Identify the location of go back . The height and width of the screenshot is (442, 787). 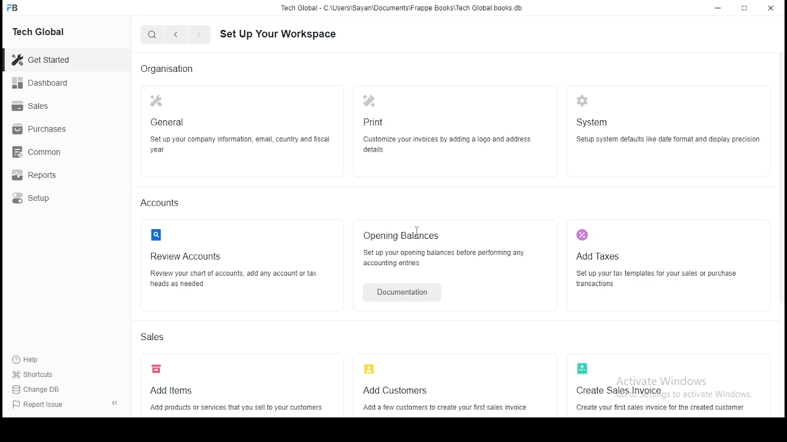
(176, 35).